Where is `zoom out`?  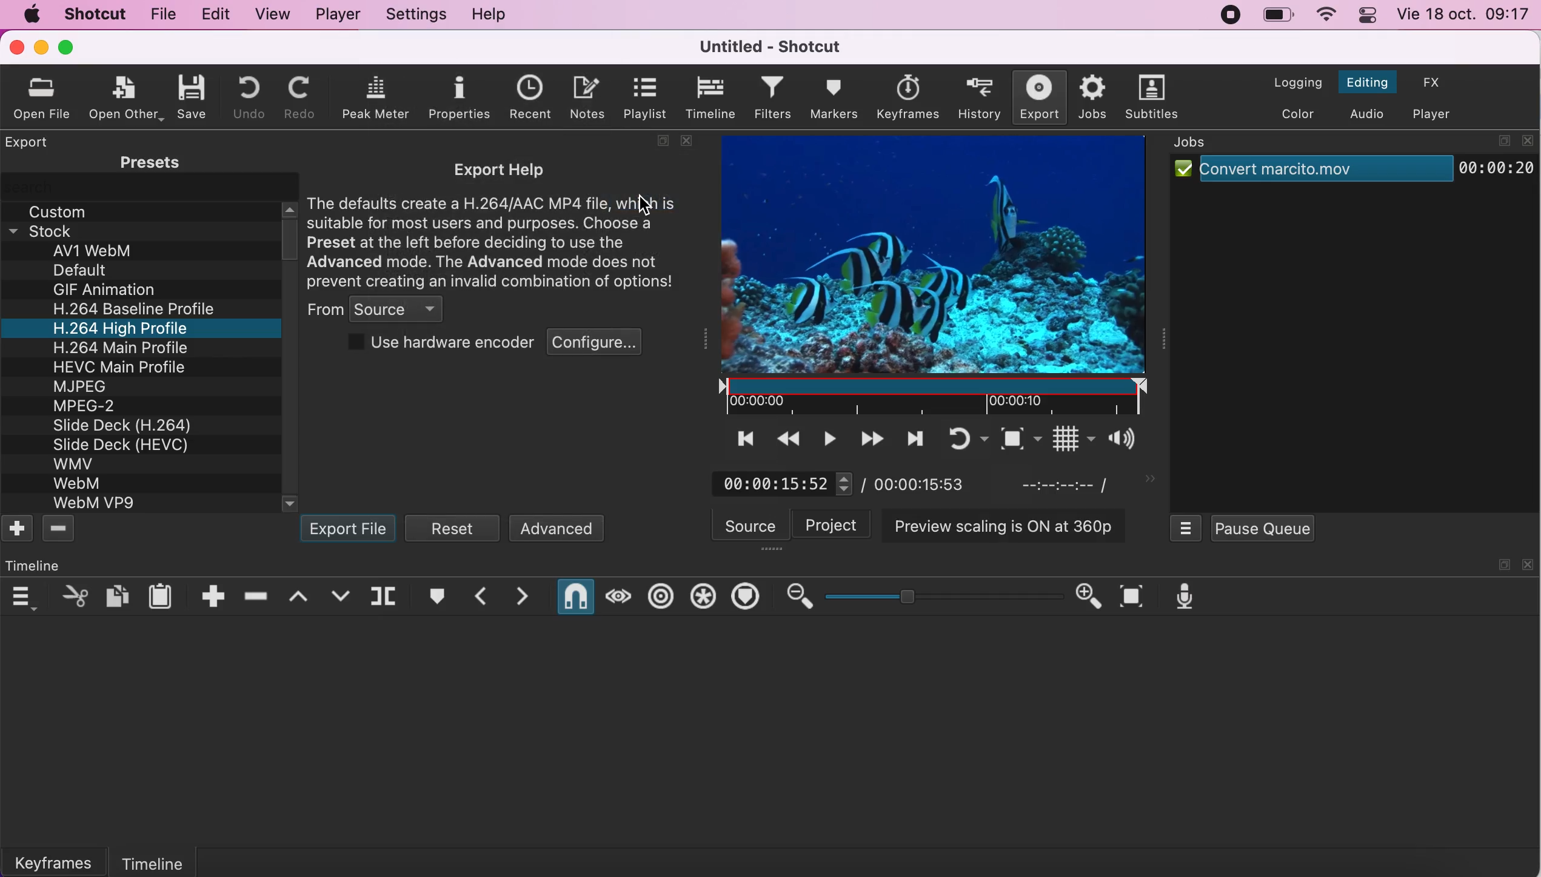
zoom out is located at coordinates (797, 597).